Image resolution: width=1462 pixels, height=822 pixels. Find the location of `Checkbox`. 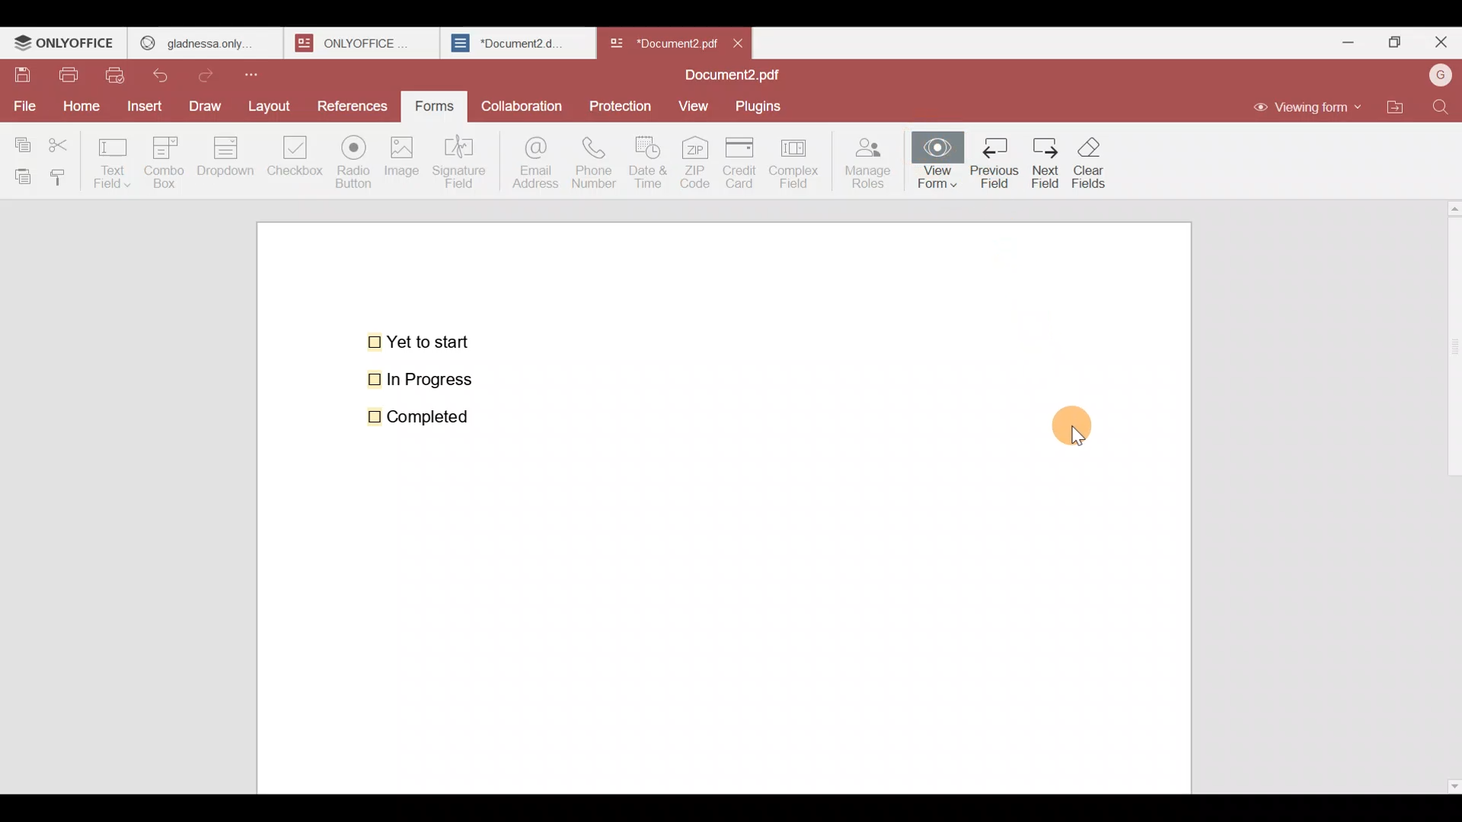

Checkbox is located at coordinates (292, 161).